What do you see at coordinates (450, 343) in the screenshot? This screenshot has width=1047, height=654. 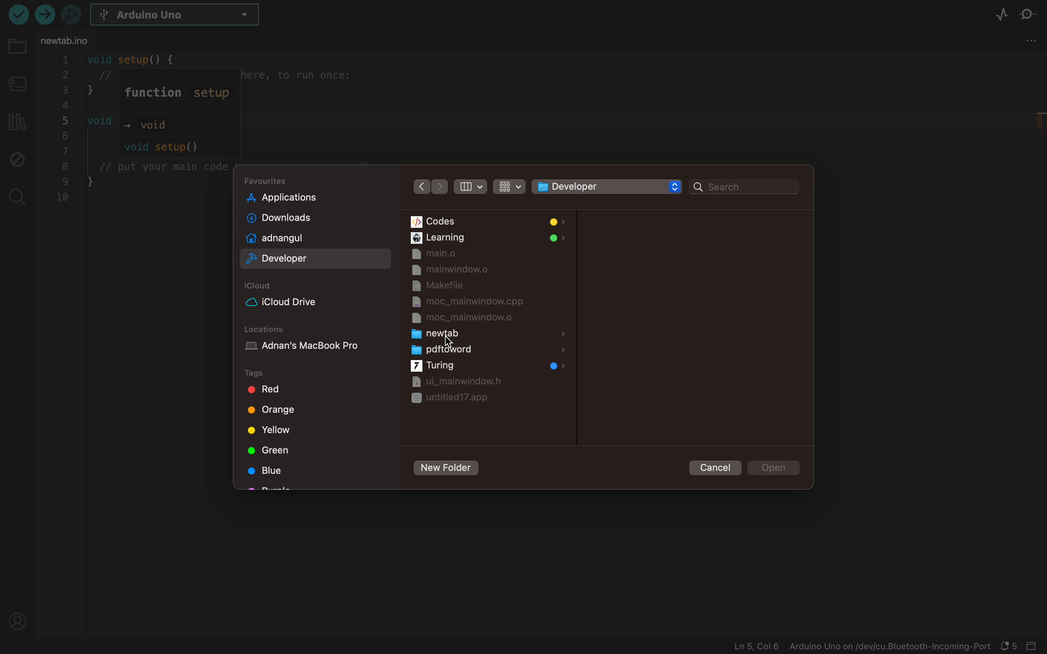 I see `cursor` at bounding box center [450, 343].